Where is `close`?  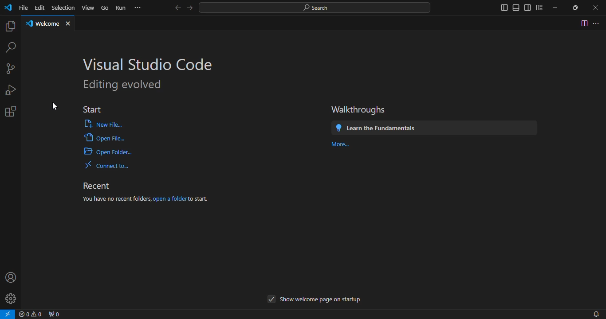 close is located at coordinates (71, 25).